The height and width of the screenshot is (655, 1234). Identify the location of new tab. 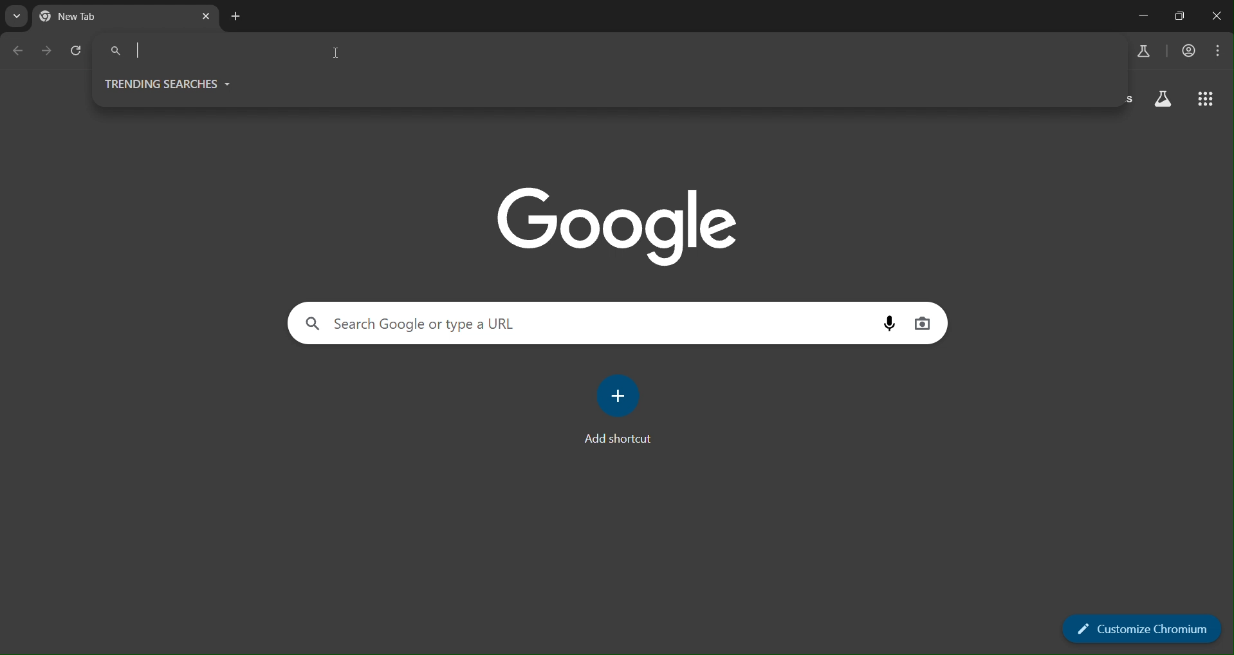
(238, 17).